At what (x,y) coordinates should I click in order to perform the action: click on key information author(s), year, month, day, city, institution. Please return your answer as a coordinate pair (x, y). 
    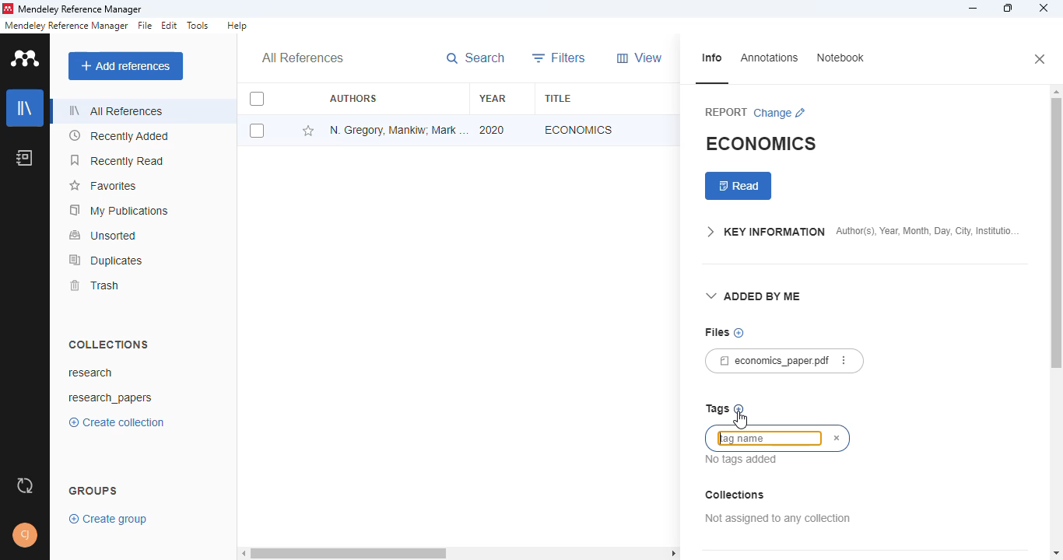
    Looking at the image, I should click on (862, 233).